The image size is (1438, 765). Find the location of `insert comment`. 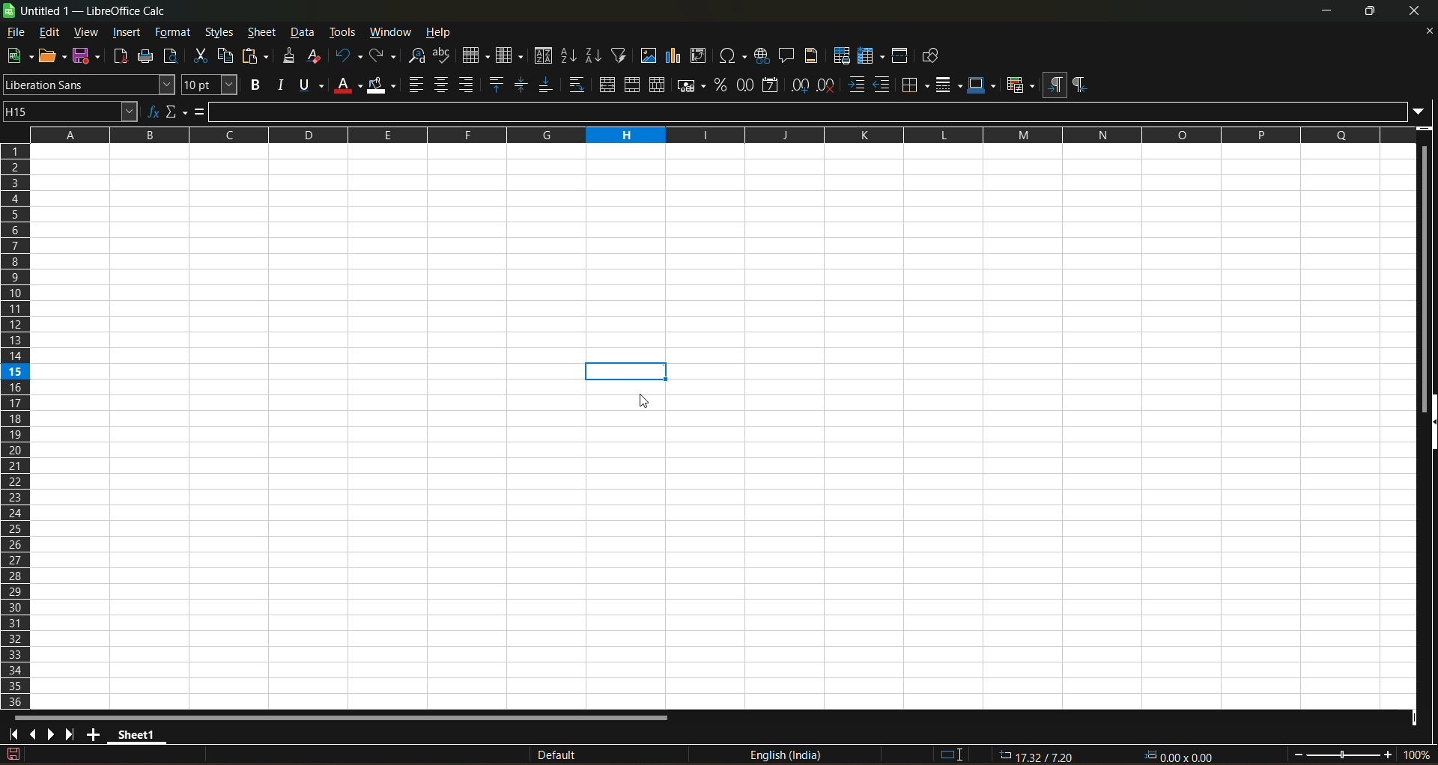

insert comment is located at coordinates (789, 55).